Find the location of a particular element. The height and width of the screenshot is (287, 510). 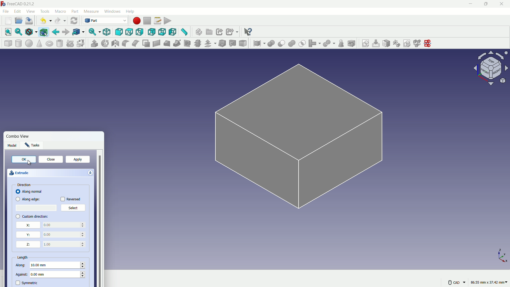

defeaturing is located at coordinates (351, 44).